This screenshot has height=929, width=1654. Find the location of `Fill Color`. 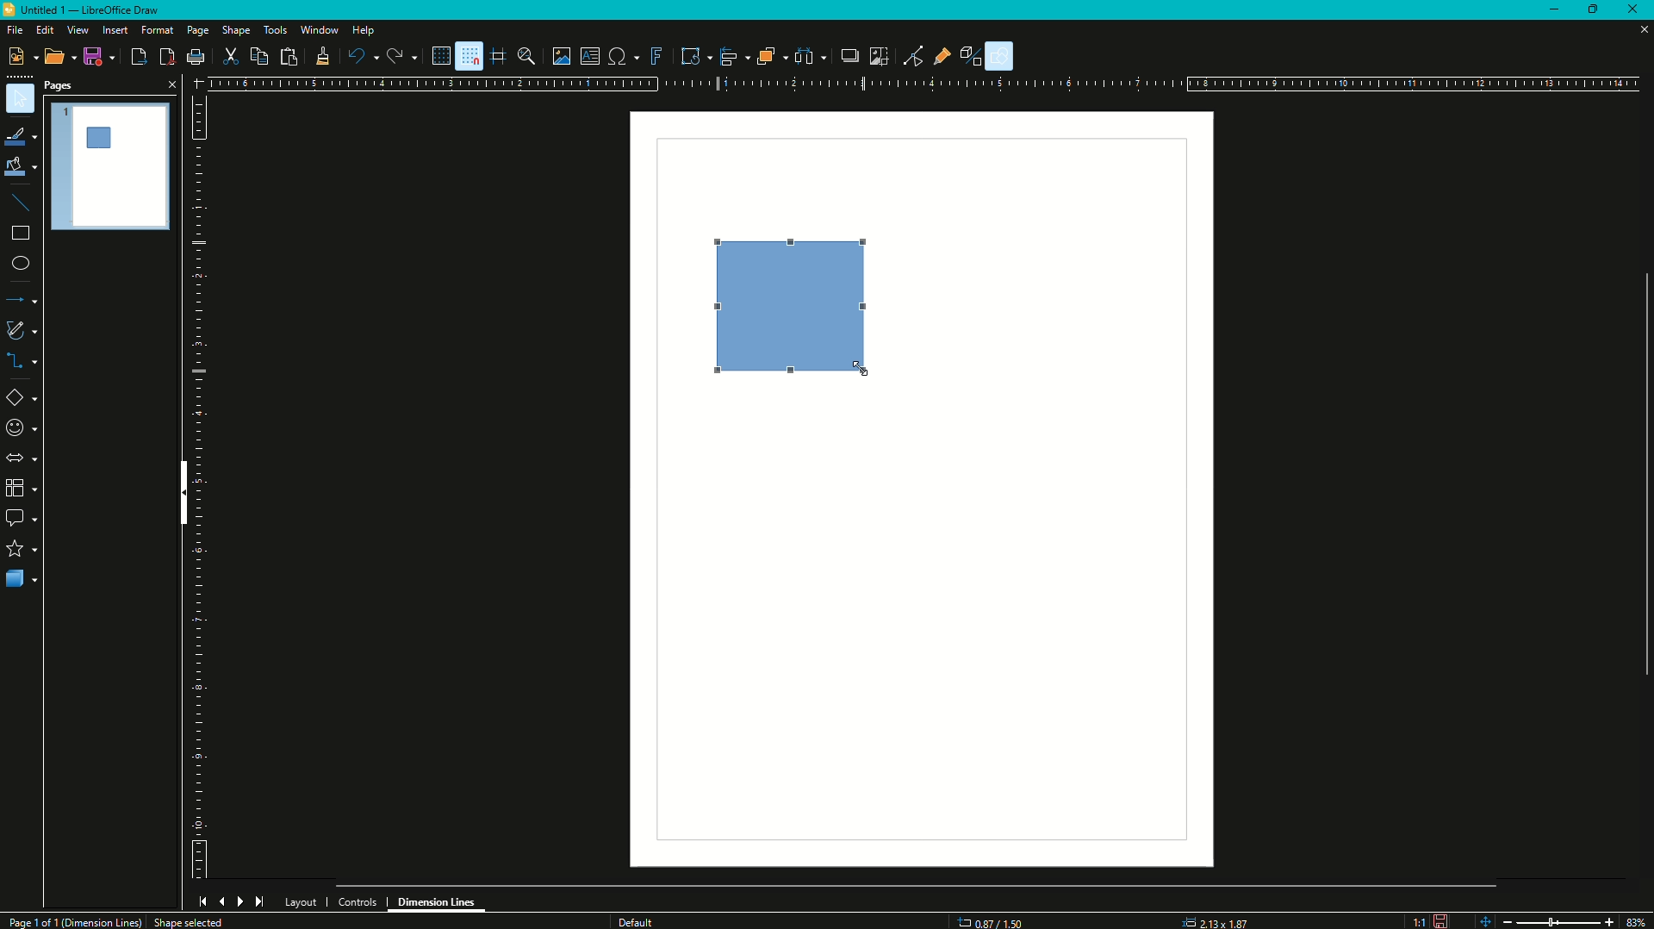

Fill Color is located at coordinates (21, 167).